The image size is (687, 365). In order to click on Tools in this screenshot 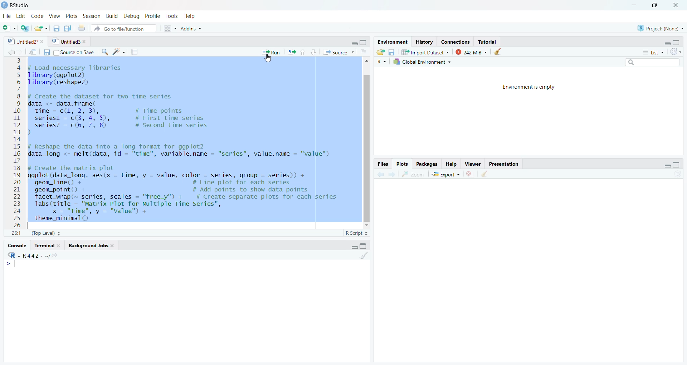, I will do `click(172, 16)`.